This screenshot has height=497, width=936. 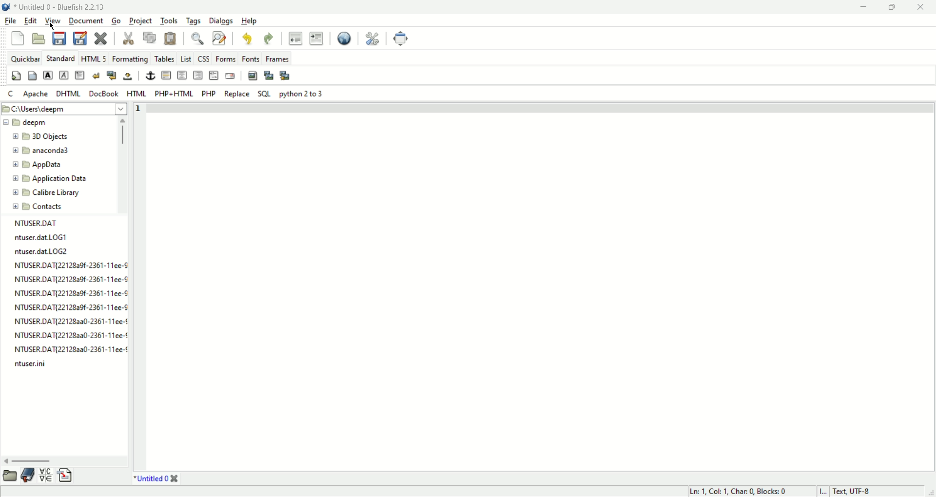 What do you see at coordinates (79, 75) in the screenshot?
I see `paragraph` at bounding box center [79, 75].